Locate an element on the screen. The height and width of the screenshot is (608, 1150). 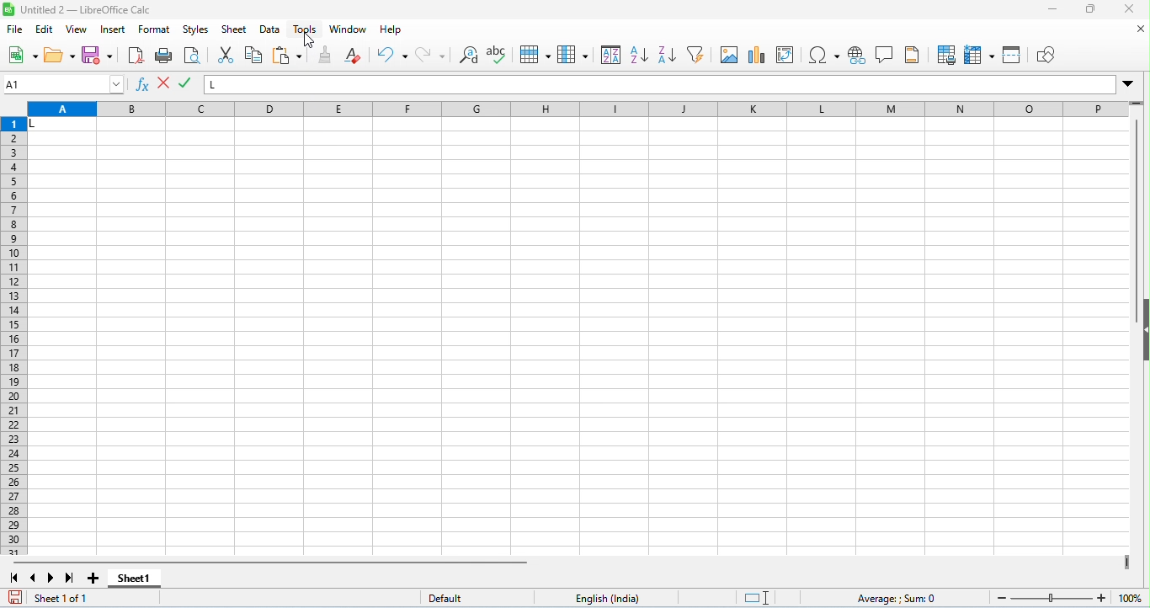
row is located at coordinates (535, 55).